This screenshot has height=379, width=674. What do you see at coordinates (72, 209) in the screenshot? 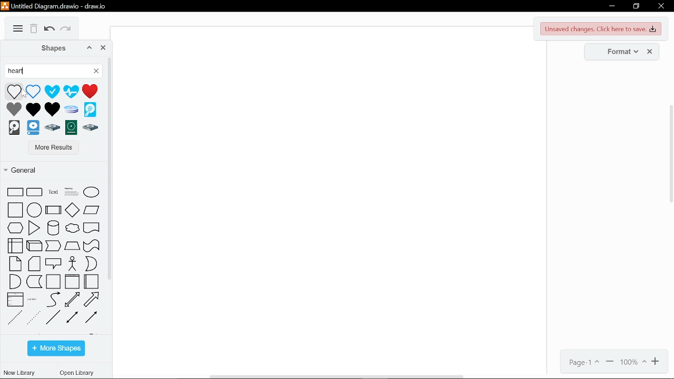
I see `diamond` at bounding box center [72, 209].